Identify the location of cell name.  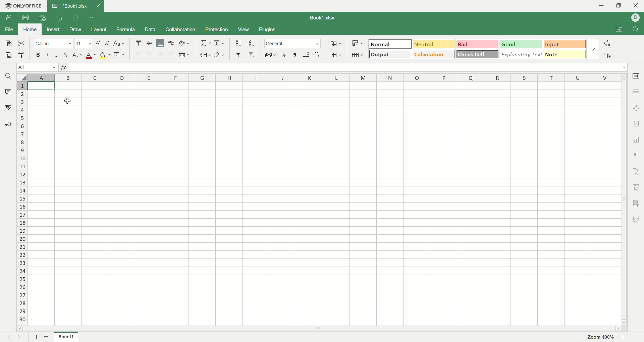
(38, 67).